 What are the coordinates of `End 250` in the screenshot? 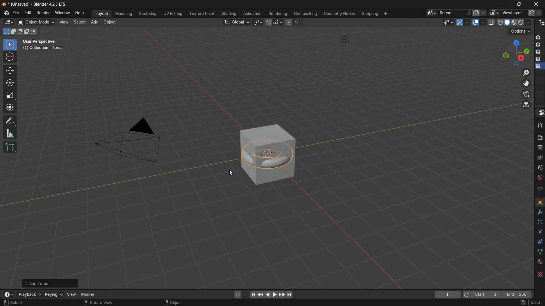 It's located at (516, 294).